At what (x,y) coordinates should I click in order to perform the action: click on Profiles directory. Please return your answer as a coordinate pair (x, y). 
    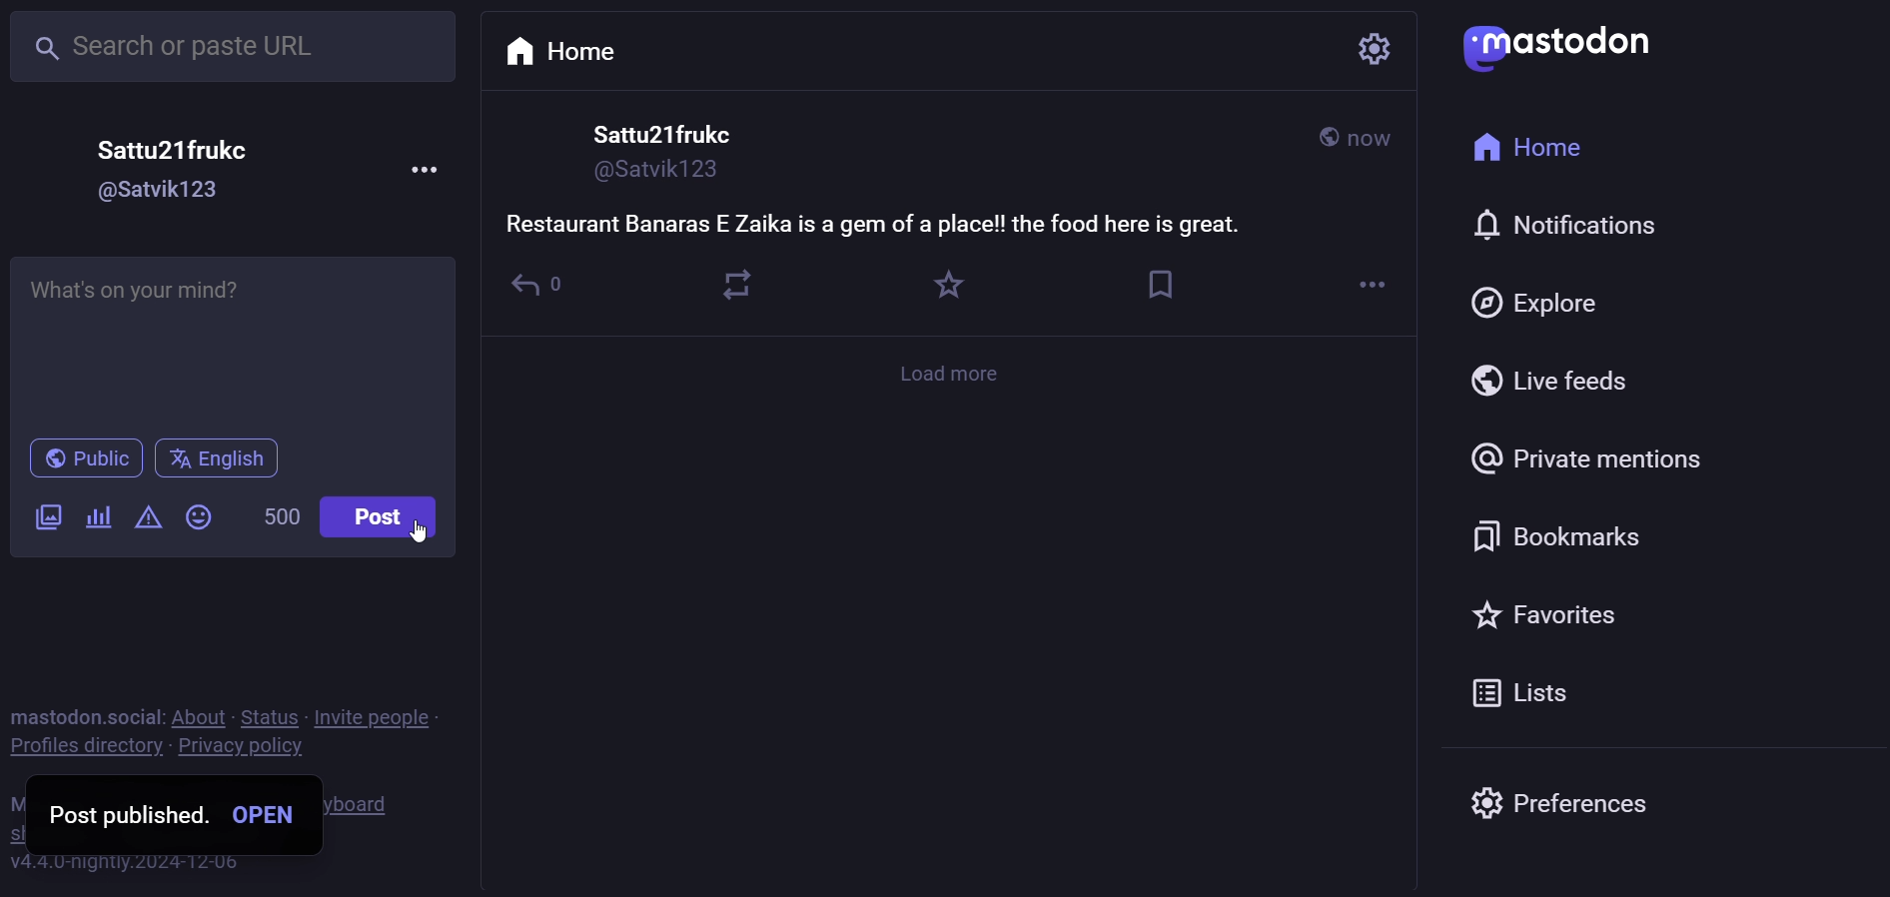
    Looking at the image, I should click on (83, 746).